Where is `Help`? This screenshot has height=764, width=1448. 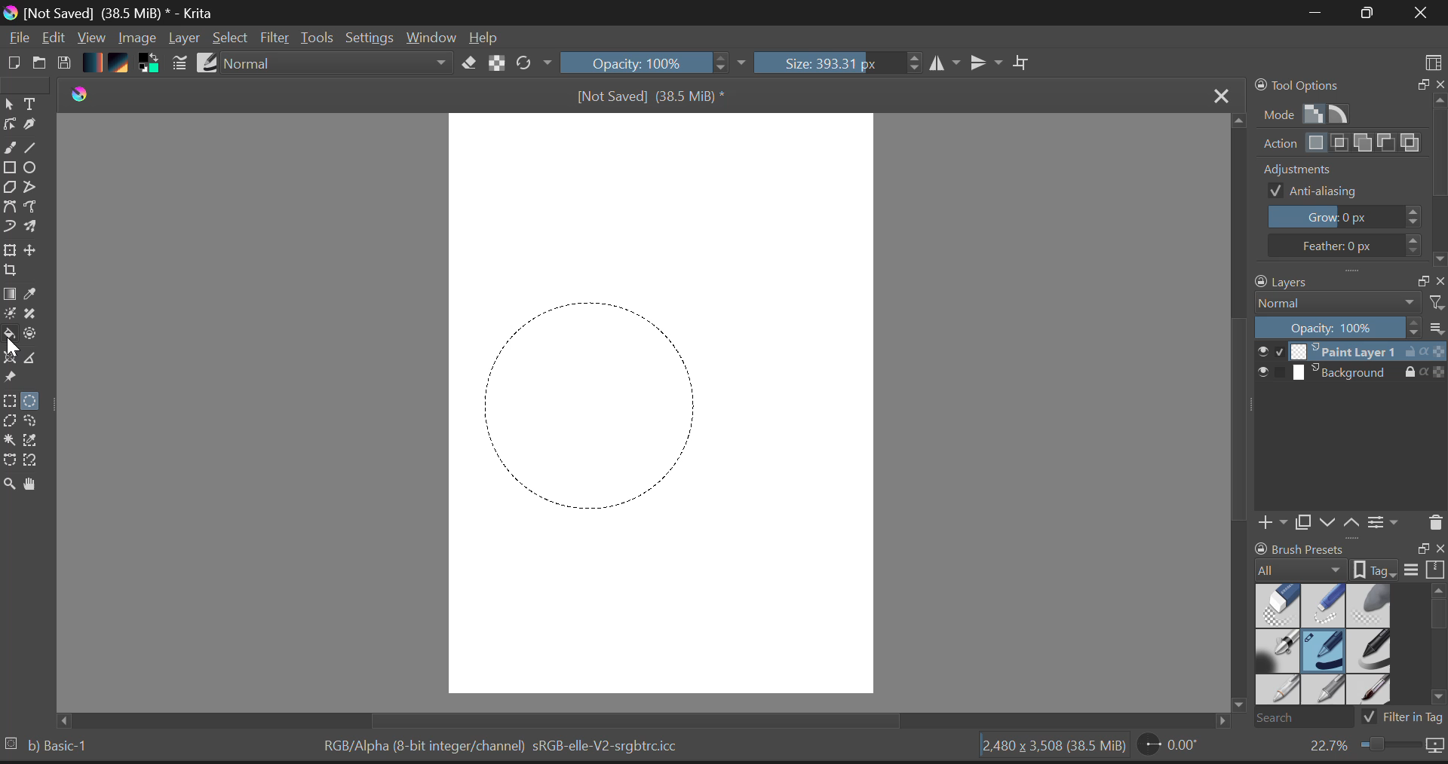
Help is located at coordinates (484, 37).